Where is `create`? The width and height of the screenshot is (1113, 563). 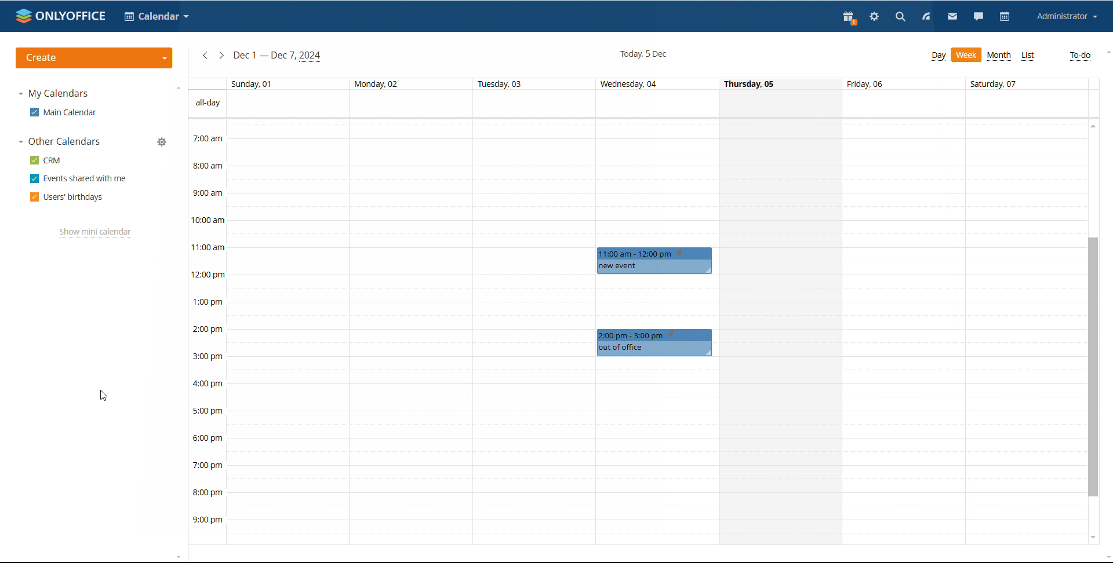 create is located at coordinates (94, 59).